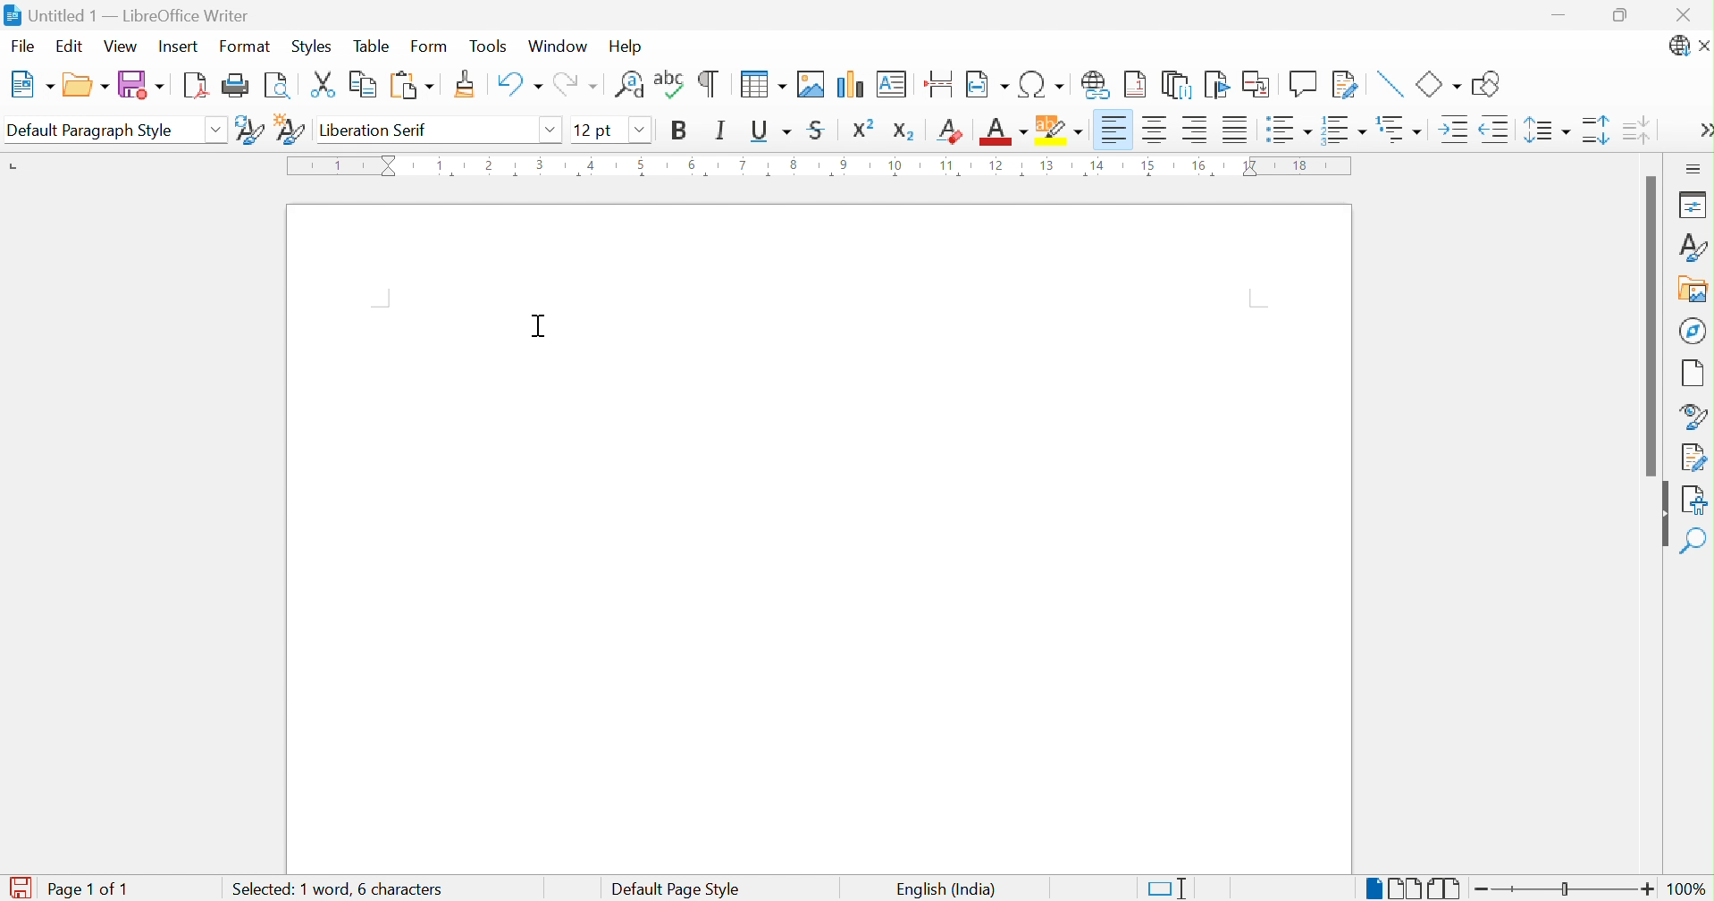  Describe the element at coordinates (1596, 131) in the screenshot. I see `Increase Paragraph Spacing` at that location.